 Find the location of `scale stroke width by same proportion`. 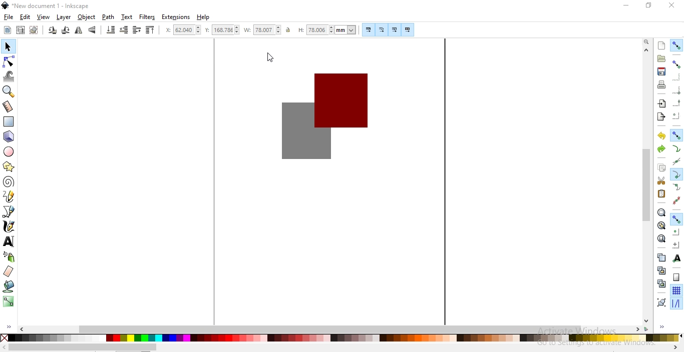

scale stroke width by same proportion is located at coordinates (367, 29).